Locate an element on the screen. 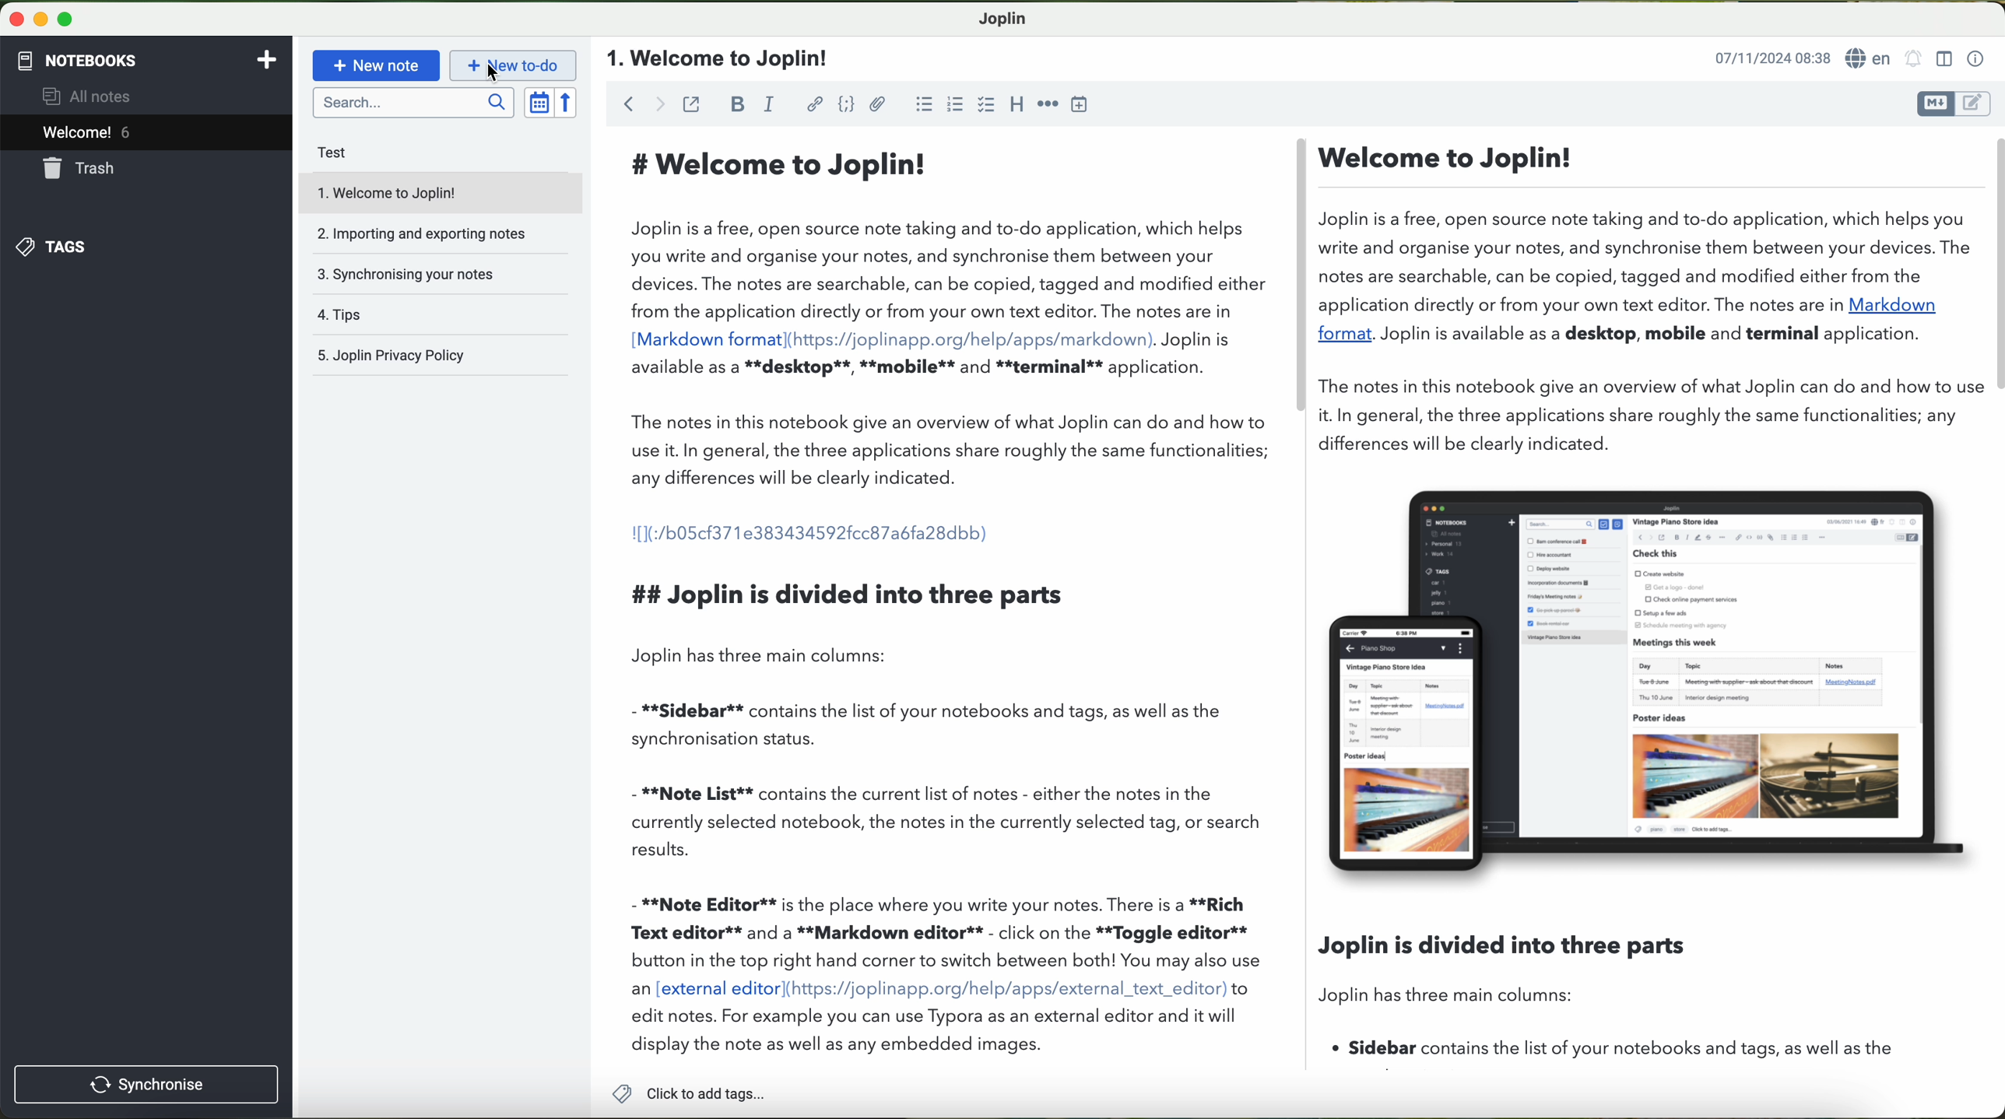 The height and width of the screenshot is (1119, 2005). toggle sort order field is located at coordinates (538, 102).